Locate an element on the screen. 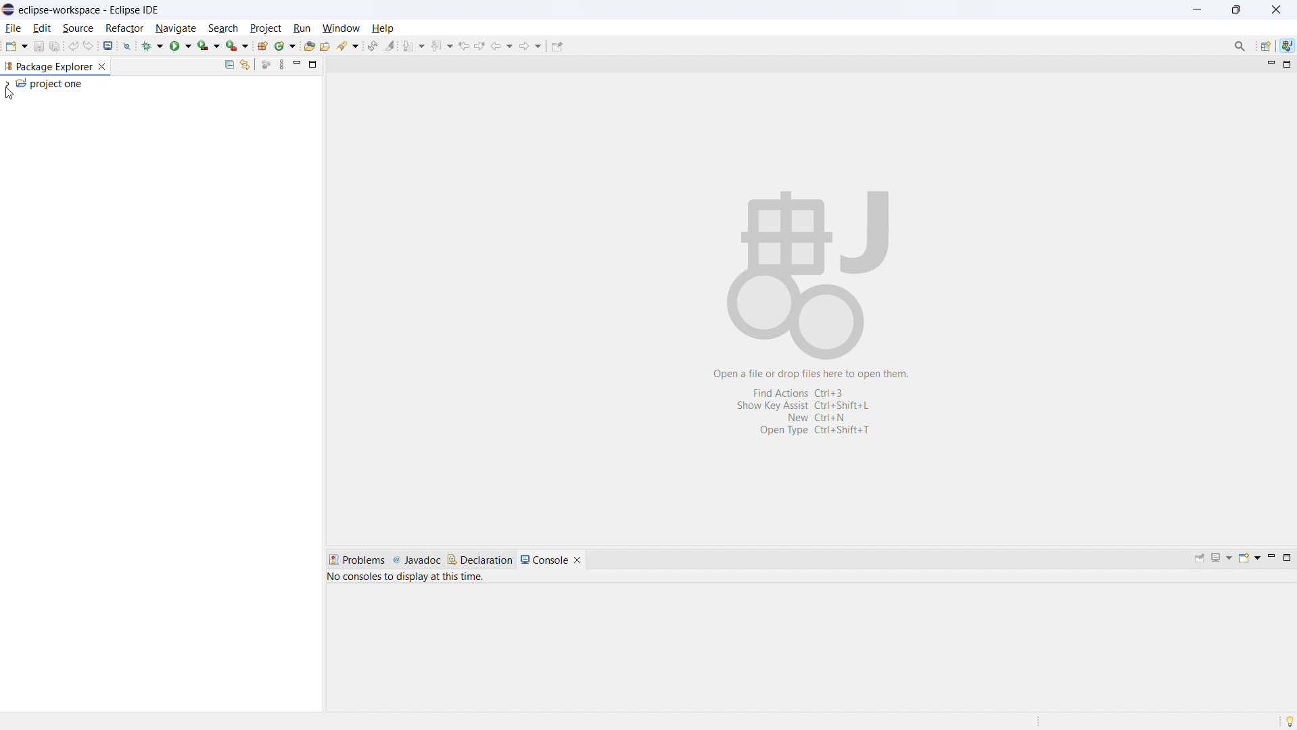 Image resolution: width=1297 pixels, height=730 pixels. save is located at coordinates (39, 46).